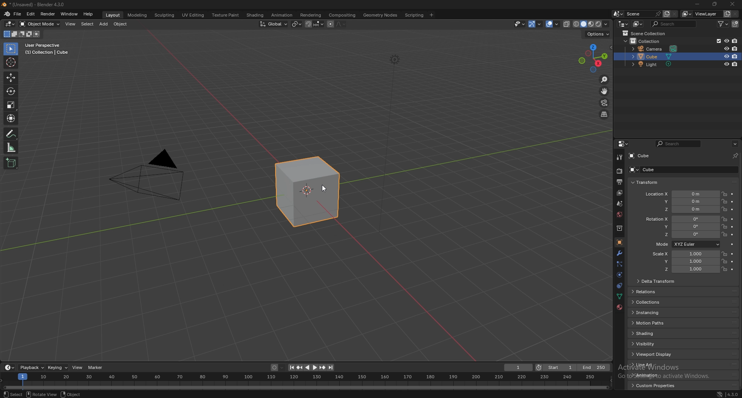 This screenshot has width=742, height=398. Describe the element at coordinates (114, 15) in the screenshot. I see `layout` at that location.